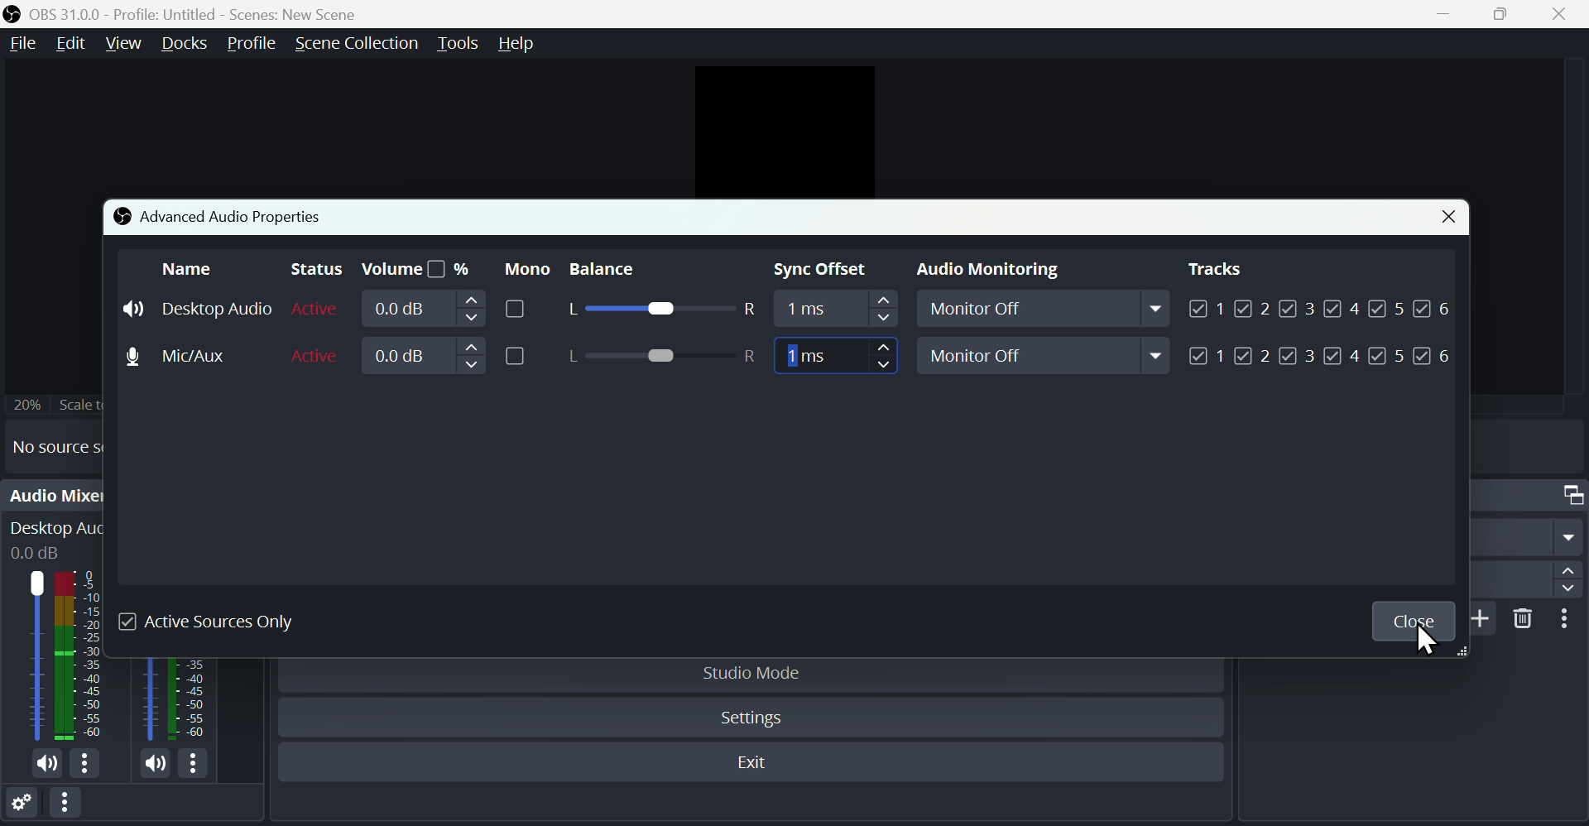  What do you see at coordinates (189, 268) in the screenshot?
I see `Name` at bounding box center [189, 268].